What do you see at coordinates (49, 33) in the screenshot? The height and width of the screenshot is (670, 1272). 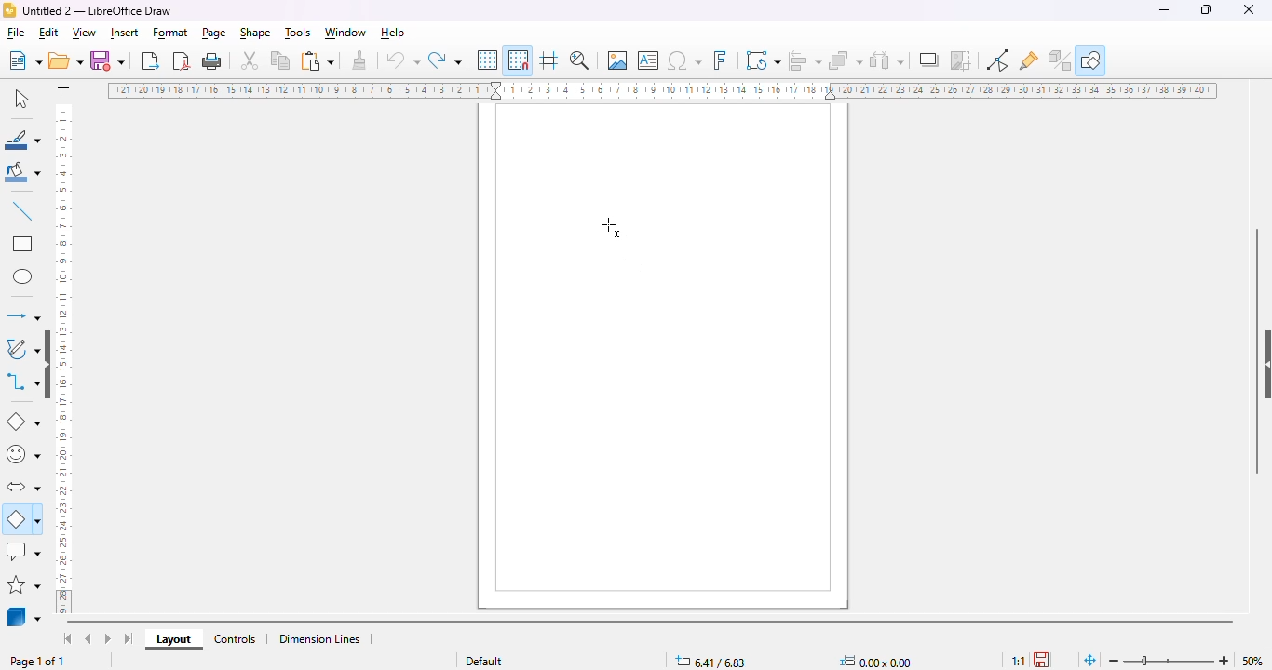 I see `edit` at bounding box center [49, 33].